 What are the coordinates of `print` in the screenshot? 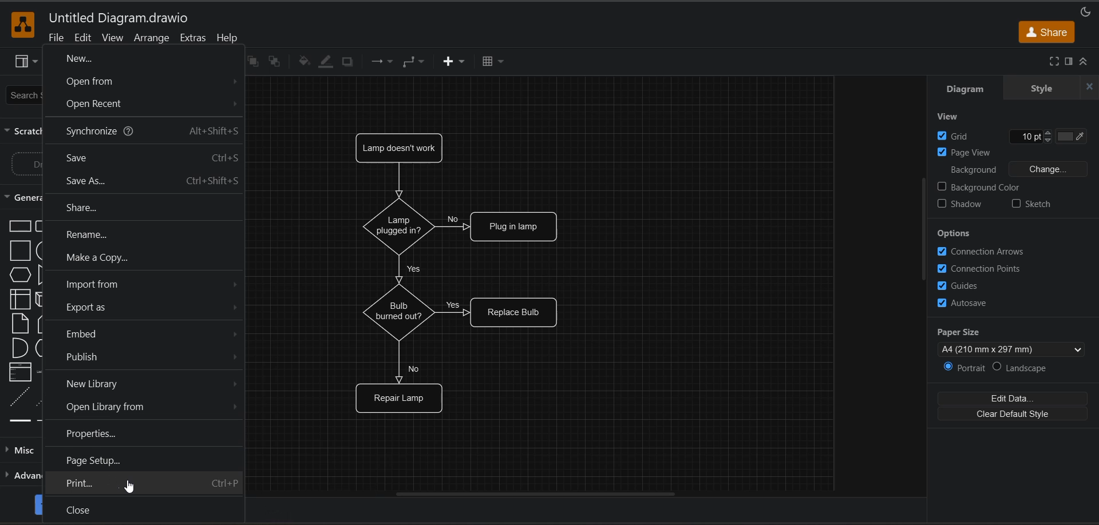 It's located at (150, 482).